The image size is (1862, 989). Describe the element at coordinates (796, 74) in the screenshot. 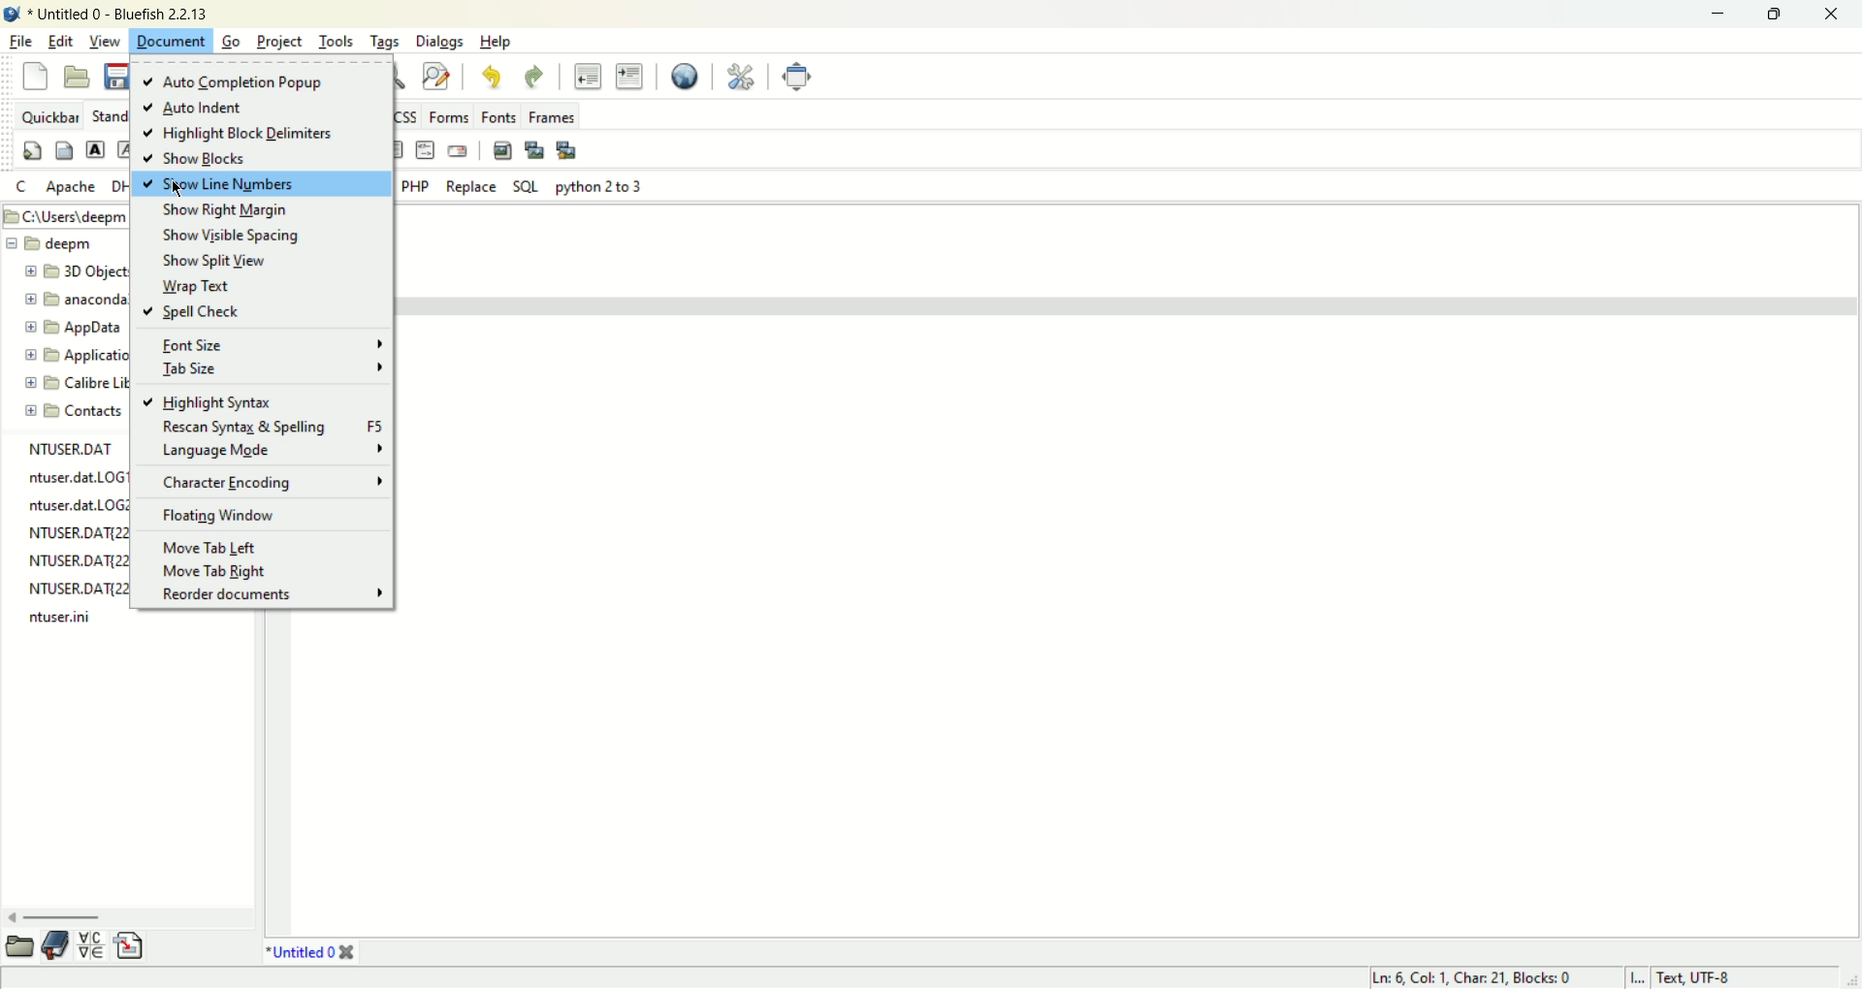

I see `fullscreen` at that location.